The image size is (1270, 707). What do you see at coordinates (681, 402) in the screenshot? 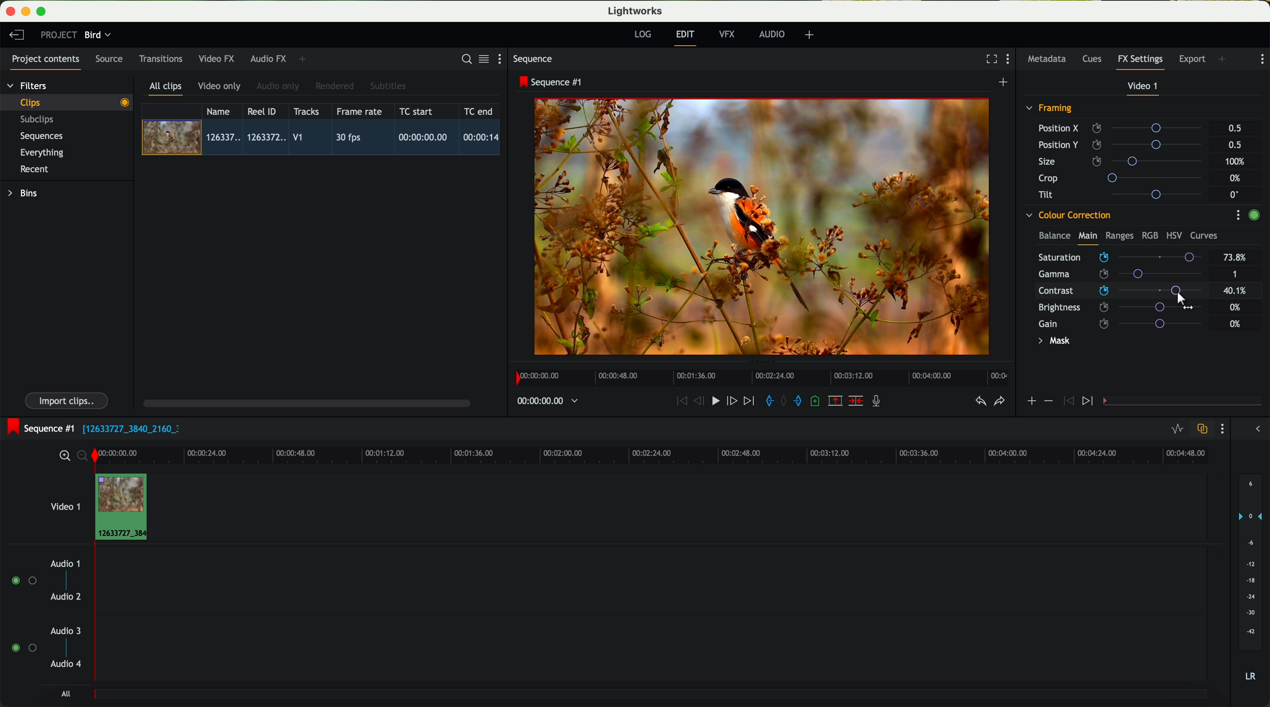
I see `rewind` at bounding box center [681, 402].